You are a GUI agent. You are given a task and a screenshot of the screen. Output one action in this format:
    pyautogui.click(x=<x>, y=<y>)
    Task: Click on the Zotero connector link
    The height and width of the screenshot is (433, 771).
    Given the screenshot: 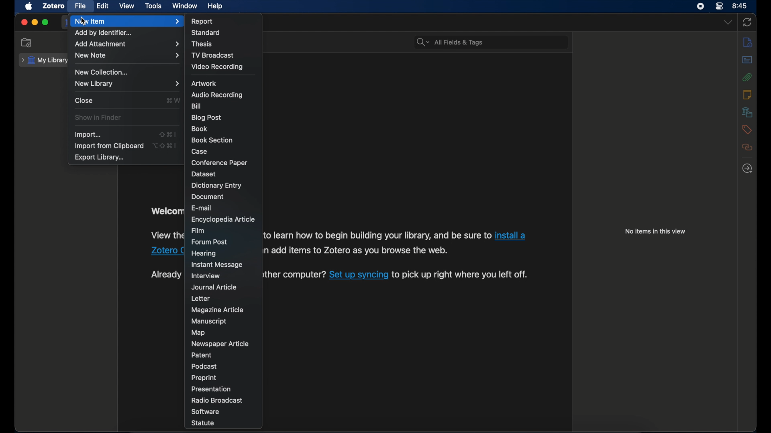 What is the action you would take?
    pyautogui.click(x=510, y=235)
    